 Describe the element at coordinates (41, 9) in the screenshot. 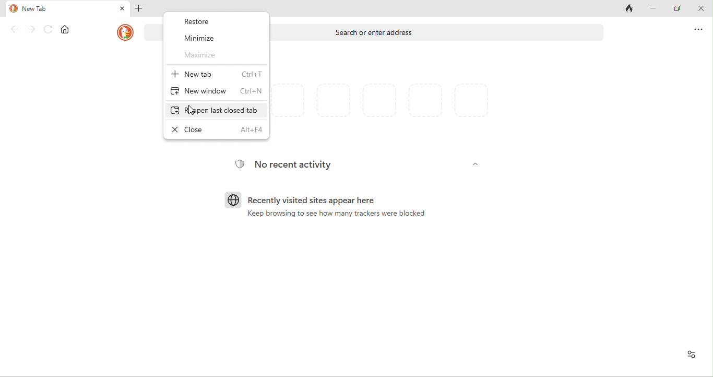

I see `new tab` at that location.